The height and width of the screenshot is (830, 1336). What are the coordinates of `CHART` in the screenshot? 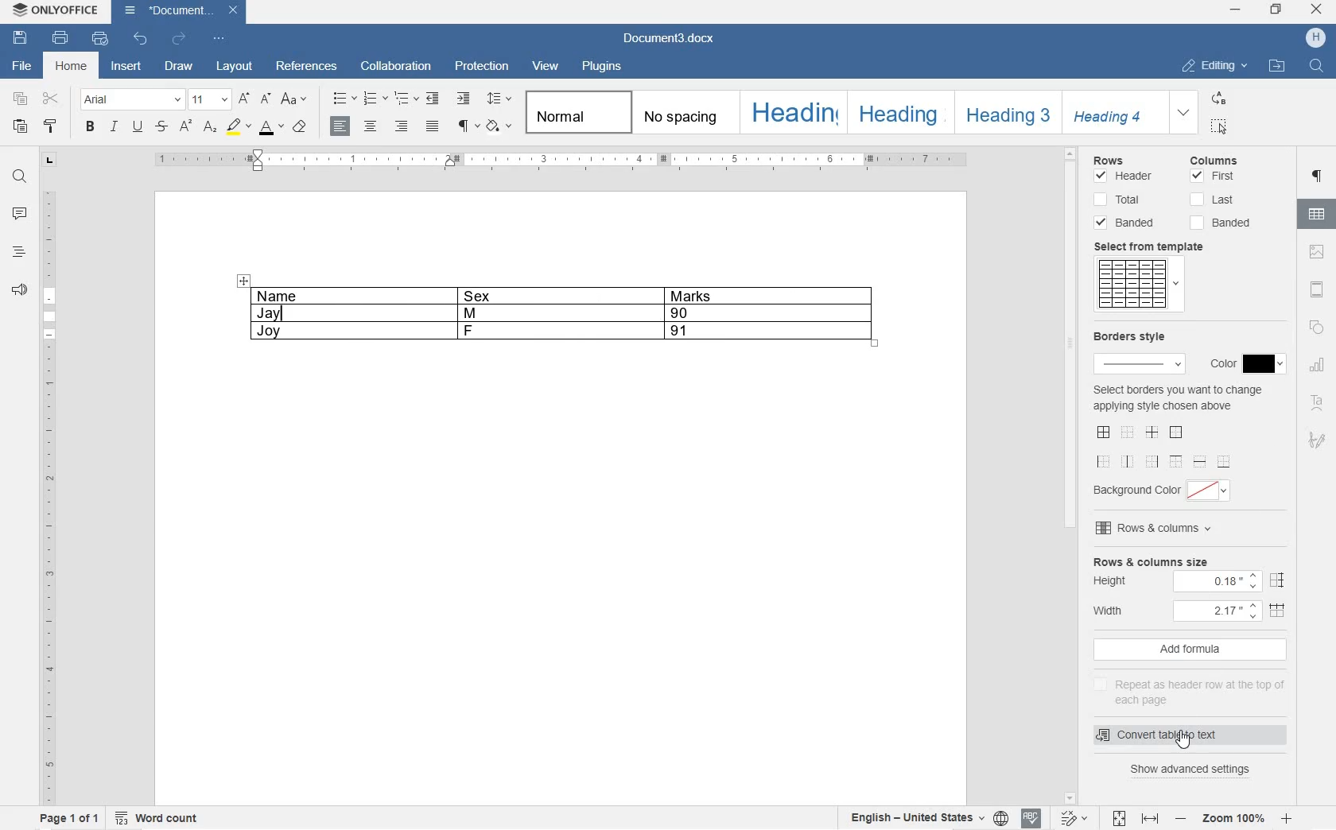 It's located at (1317, 367).